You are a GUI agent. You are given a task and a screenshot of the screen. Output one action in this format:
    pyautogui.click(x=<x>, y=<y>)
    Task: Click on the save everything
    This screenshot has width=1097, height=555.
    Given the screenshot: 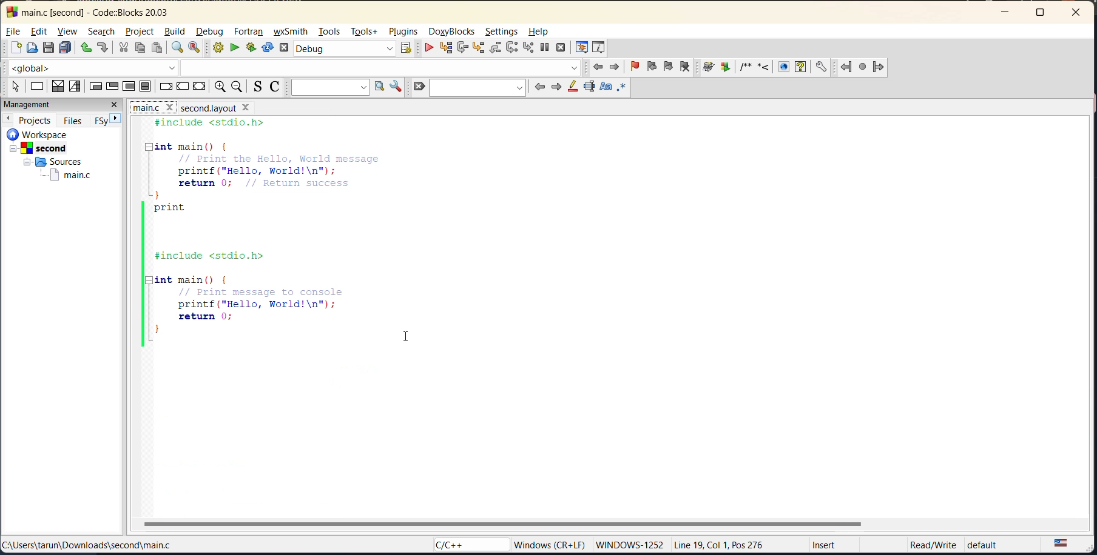 What is the action you would take?
    pyautogui.click(x=64, y=48)
    